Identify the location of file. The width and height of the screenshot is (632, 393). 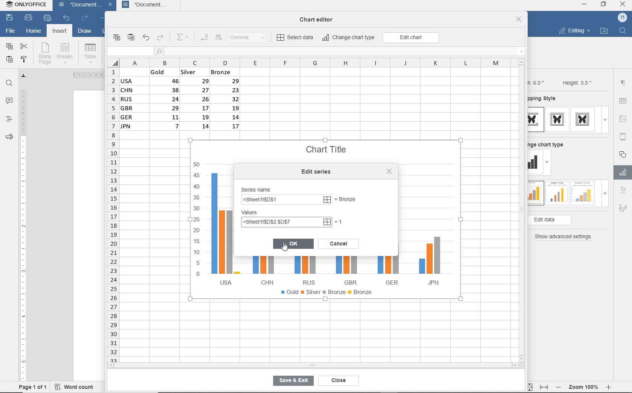
(10, 30).